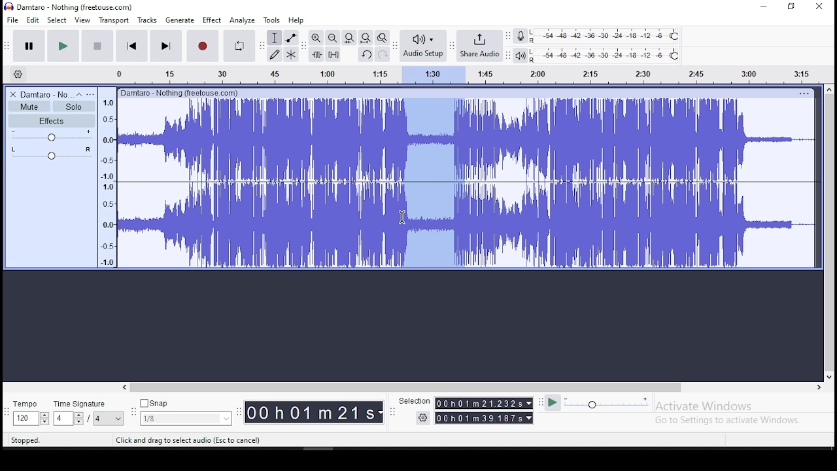 The width and height of the screenshot is (837, 471). What do you see at coordinates (333, 54) in the screenshot?
I see `silence audio signal` at bounding box center [333, 54].